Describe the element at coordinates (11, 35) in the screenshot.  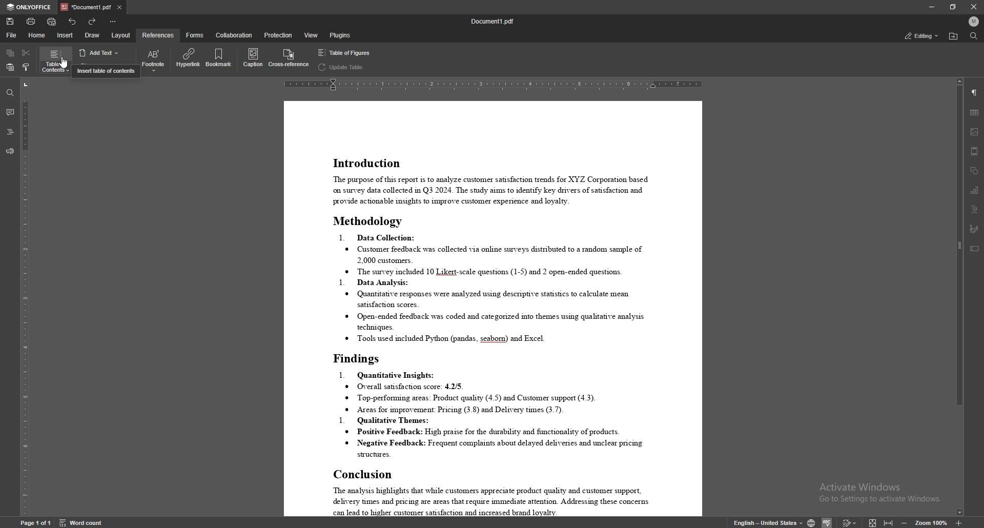
I see `file` at that location.